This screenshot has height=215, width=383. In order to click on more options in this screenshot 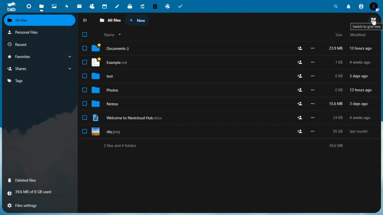, I will do `click(313, 62)`.